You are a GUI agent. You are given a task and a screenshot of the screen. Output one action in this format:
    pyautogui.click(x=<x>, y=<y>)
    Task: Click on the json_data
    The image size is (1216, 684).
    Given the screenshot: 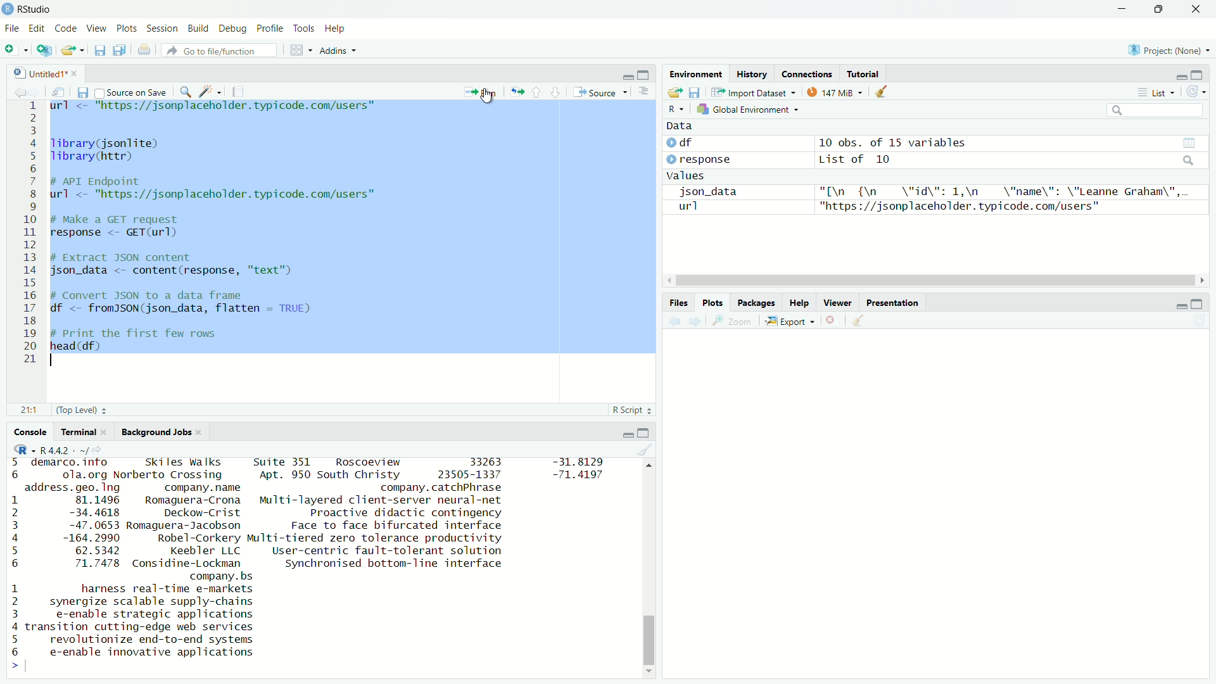 What is the action you would take?
    pyautogui.click(x=708, y=191)
    